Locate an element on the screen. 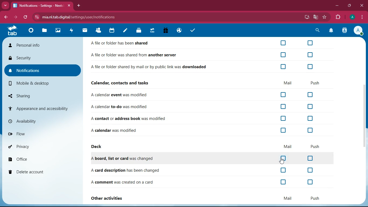 The image size is (368, 207). office is located at coordinates (42, 160).